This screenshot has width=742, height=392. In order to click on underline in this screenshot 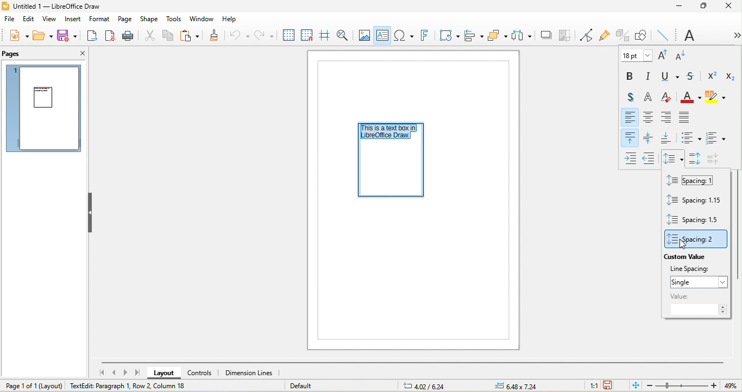, I will do `click(671, 77)`.